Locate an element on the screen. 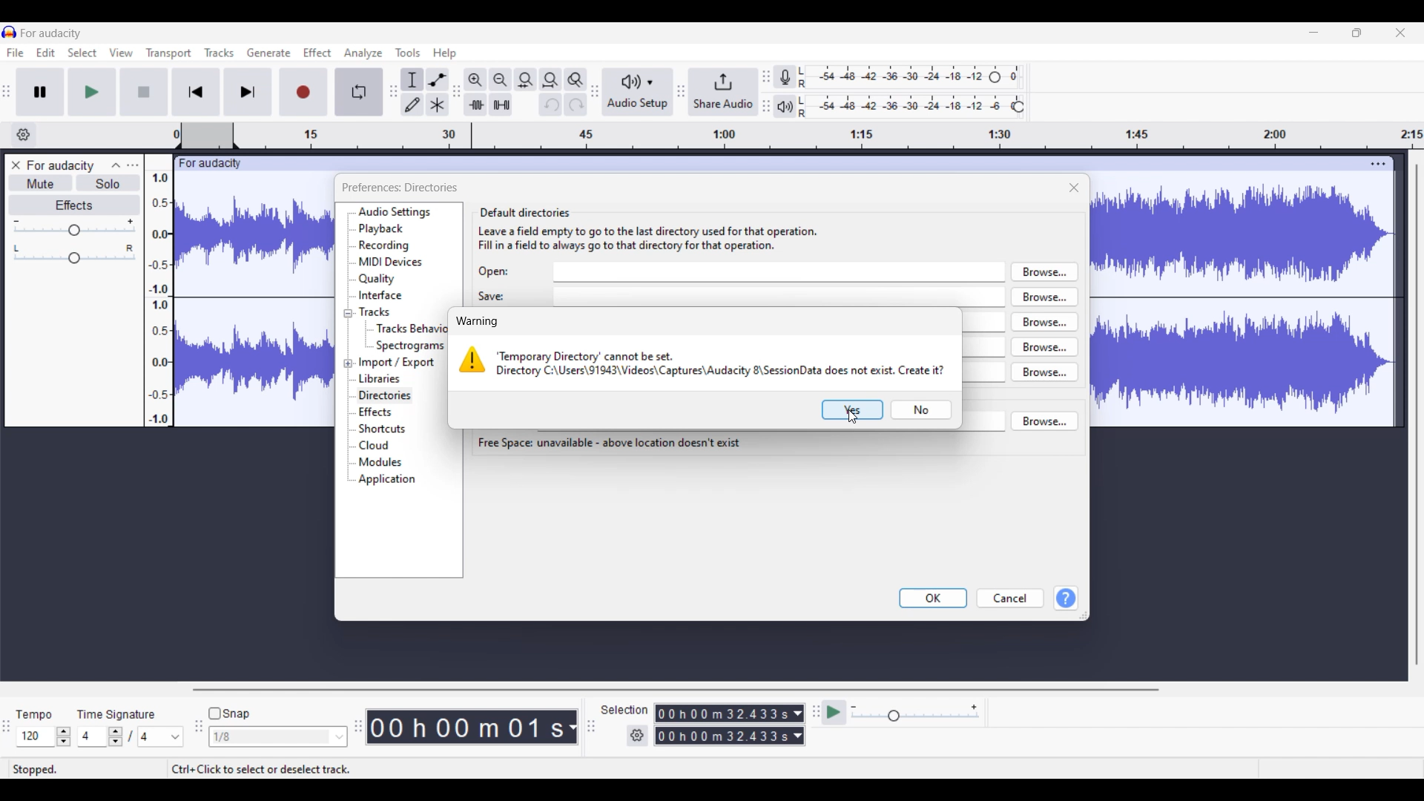 Image resolution: width=1424 pixels, height=801 pixels. Snap options is located at coordinates (277, 736).